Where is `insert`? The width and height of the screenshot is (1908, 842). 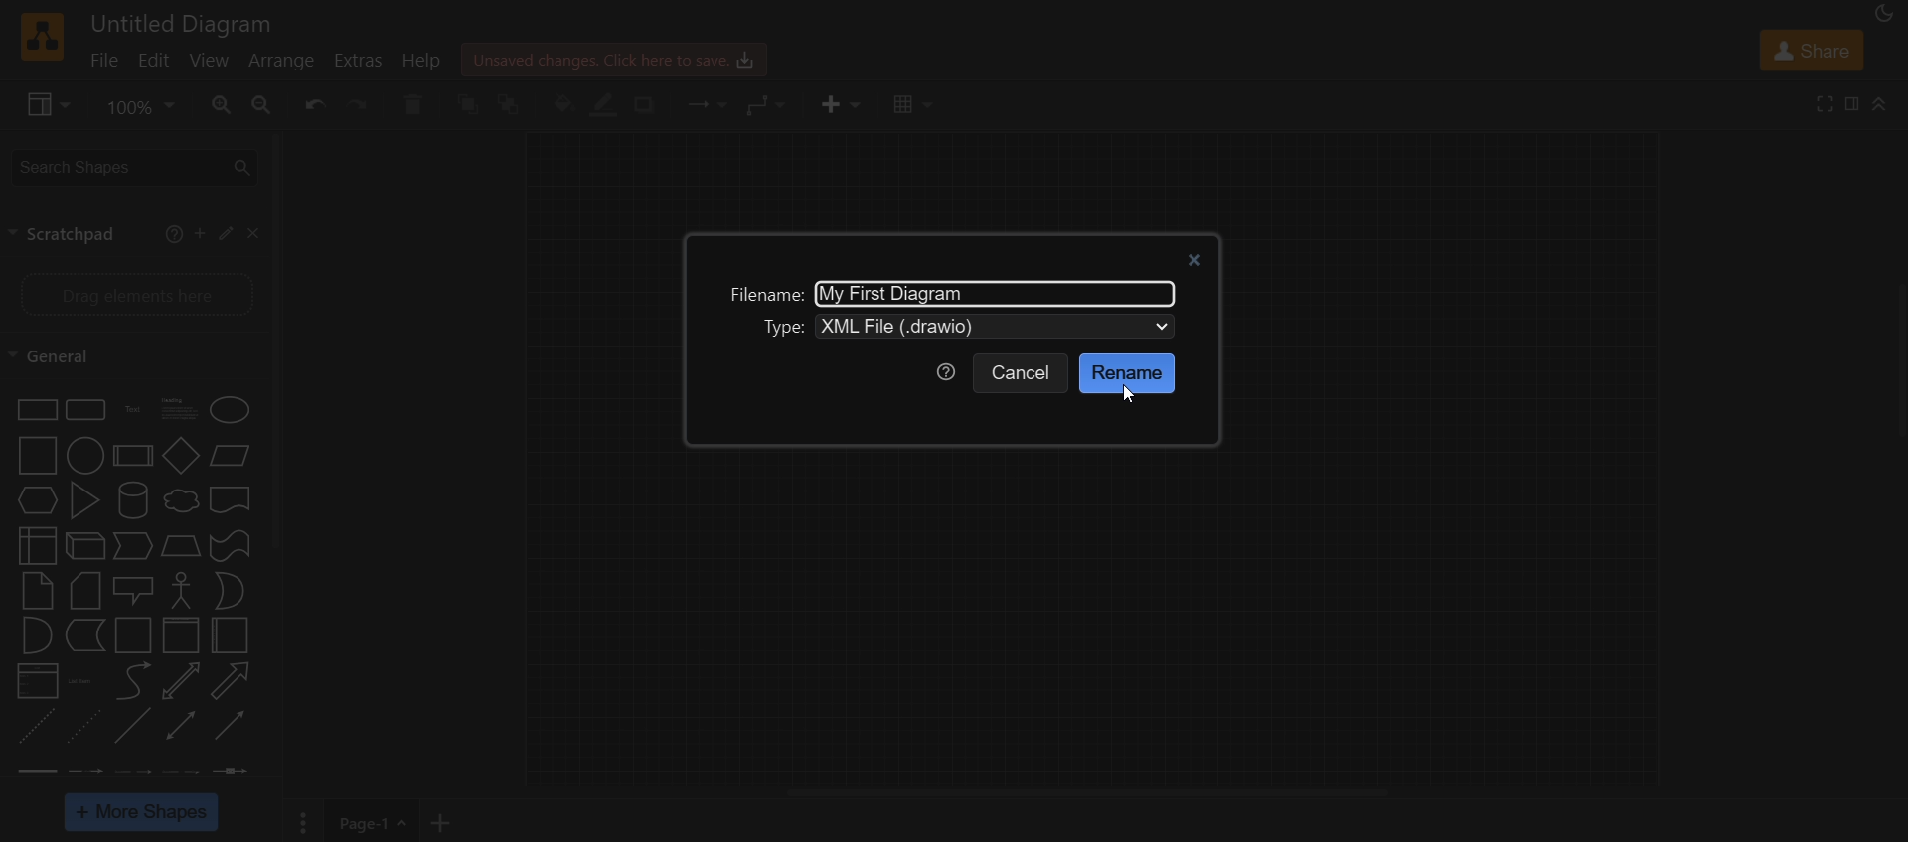
insert is located at coordinates (836, 104).